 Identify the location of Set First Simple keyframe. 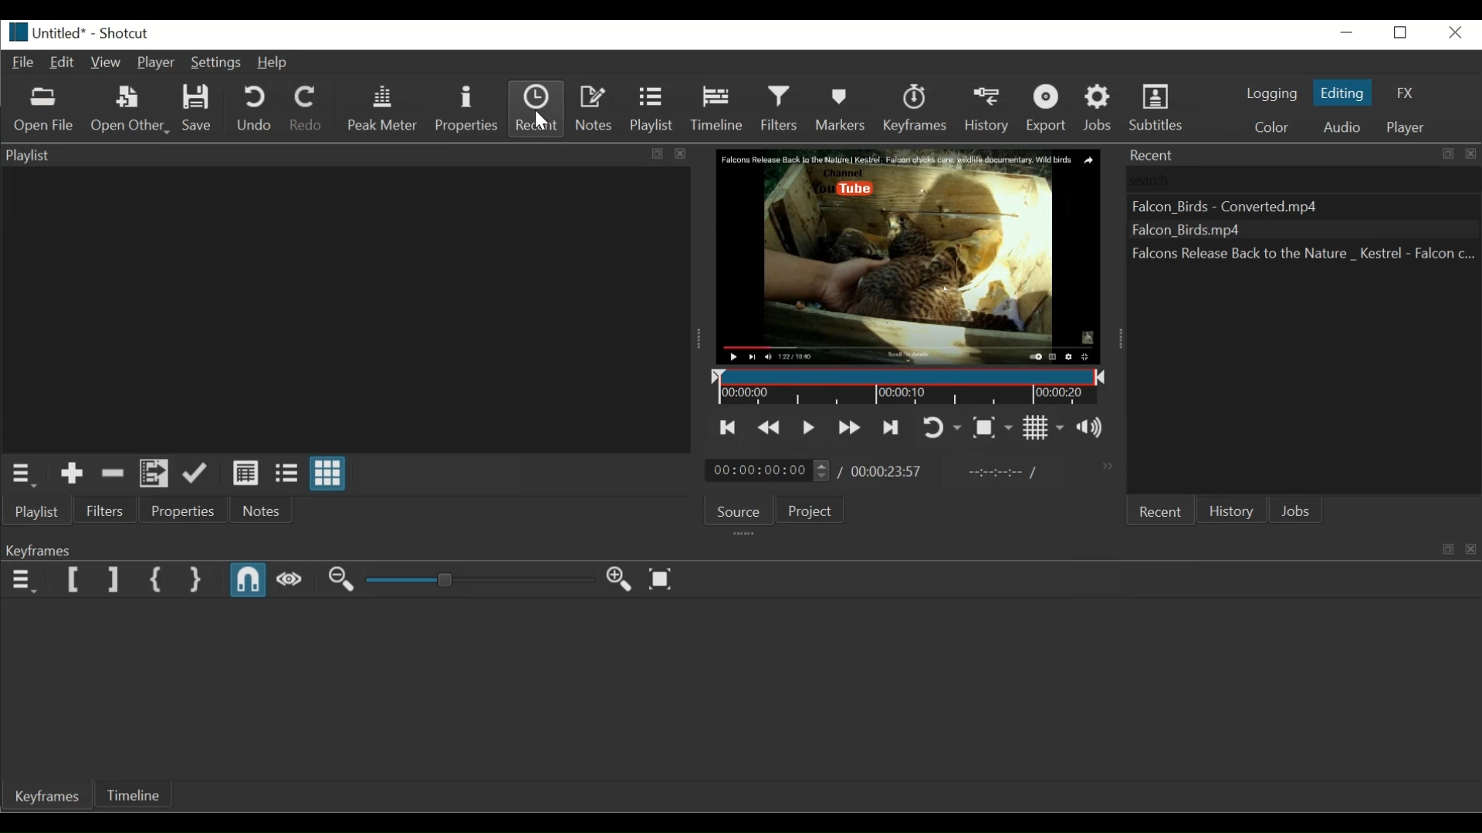
(155, 581).